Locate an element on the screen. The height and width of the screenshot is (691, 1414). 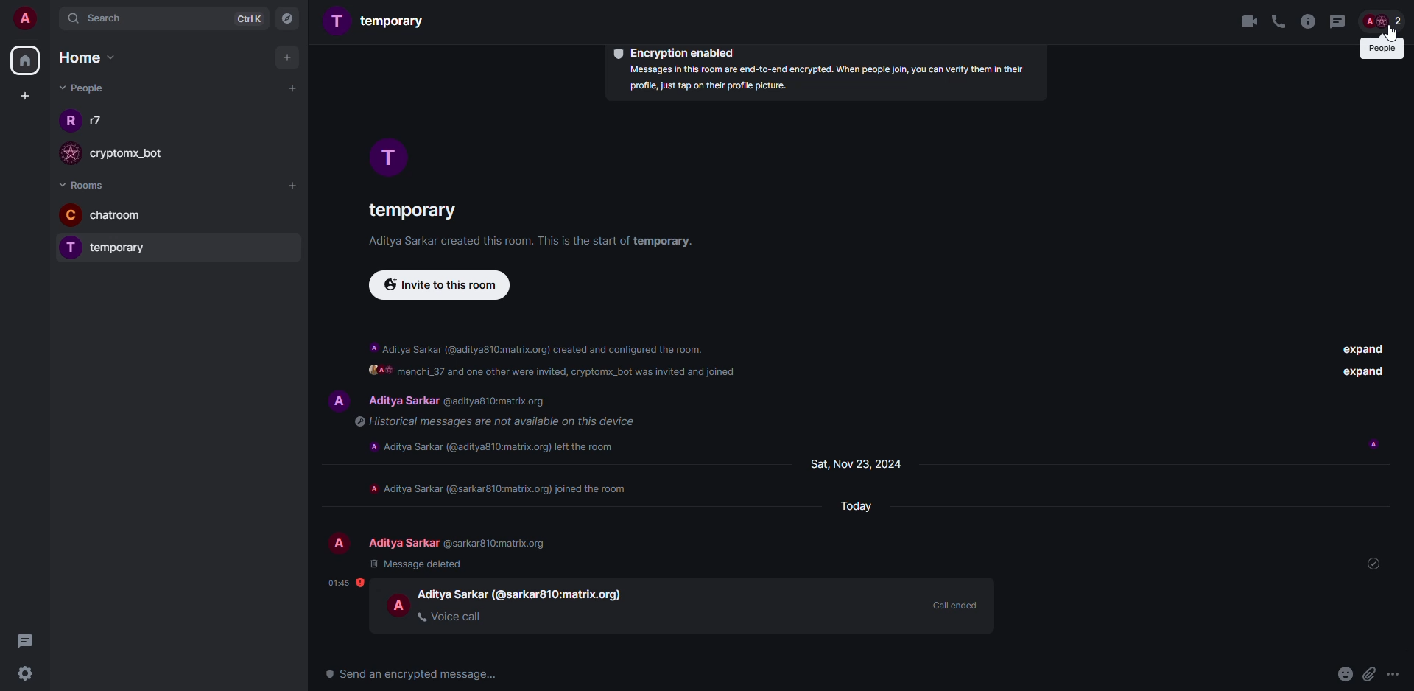
send encrypted message is located at coordinates (416, 675).